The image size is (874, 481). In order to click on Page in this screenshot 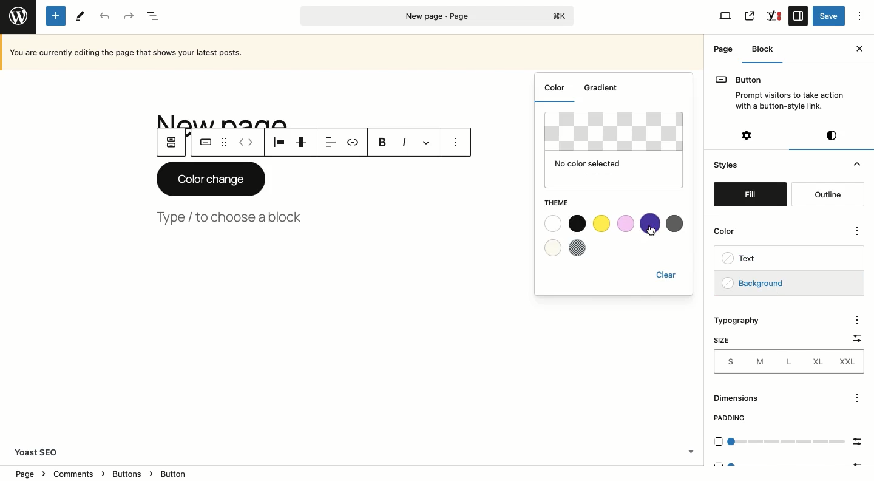, I will do `click(438, 16)`.